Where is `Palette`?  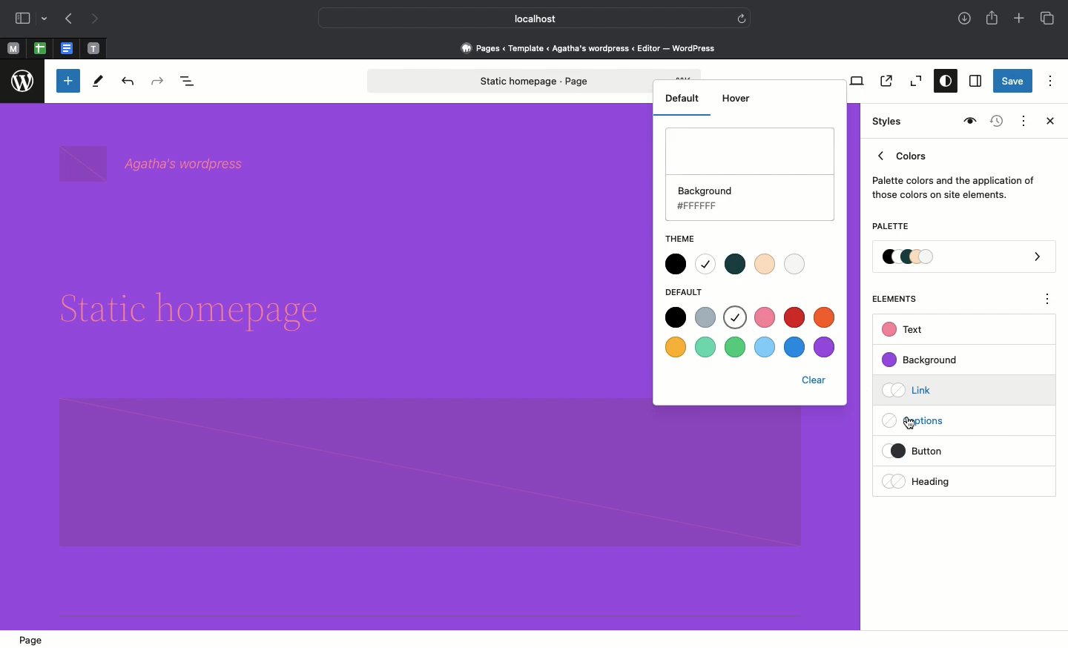
Palette is located at coordinates (890, 228).